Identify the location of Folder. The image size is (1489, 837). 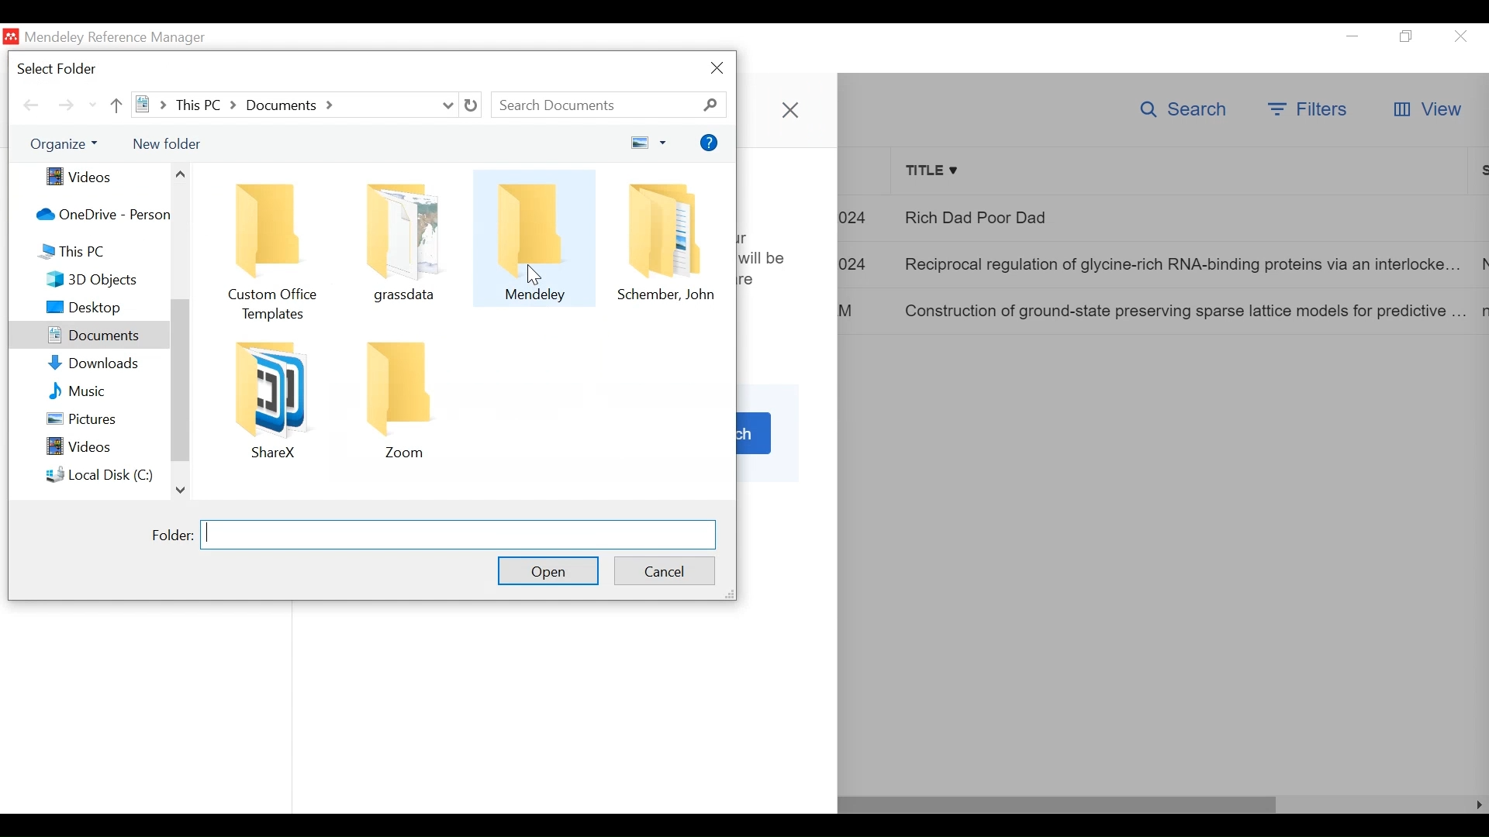
(666, 239).